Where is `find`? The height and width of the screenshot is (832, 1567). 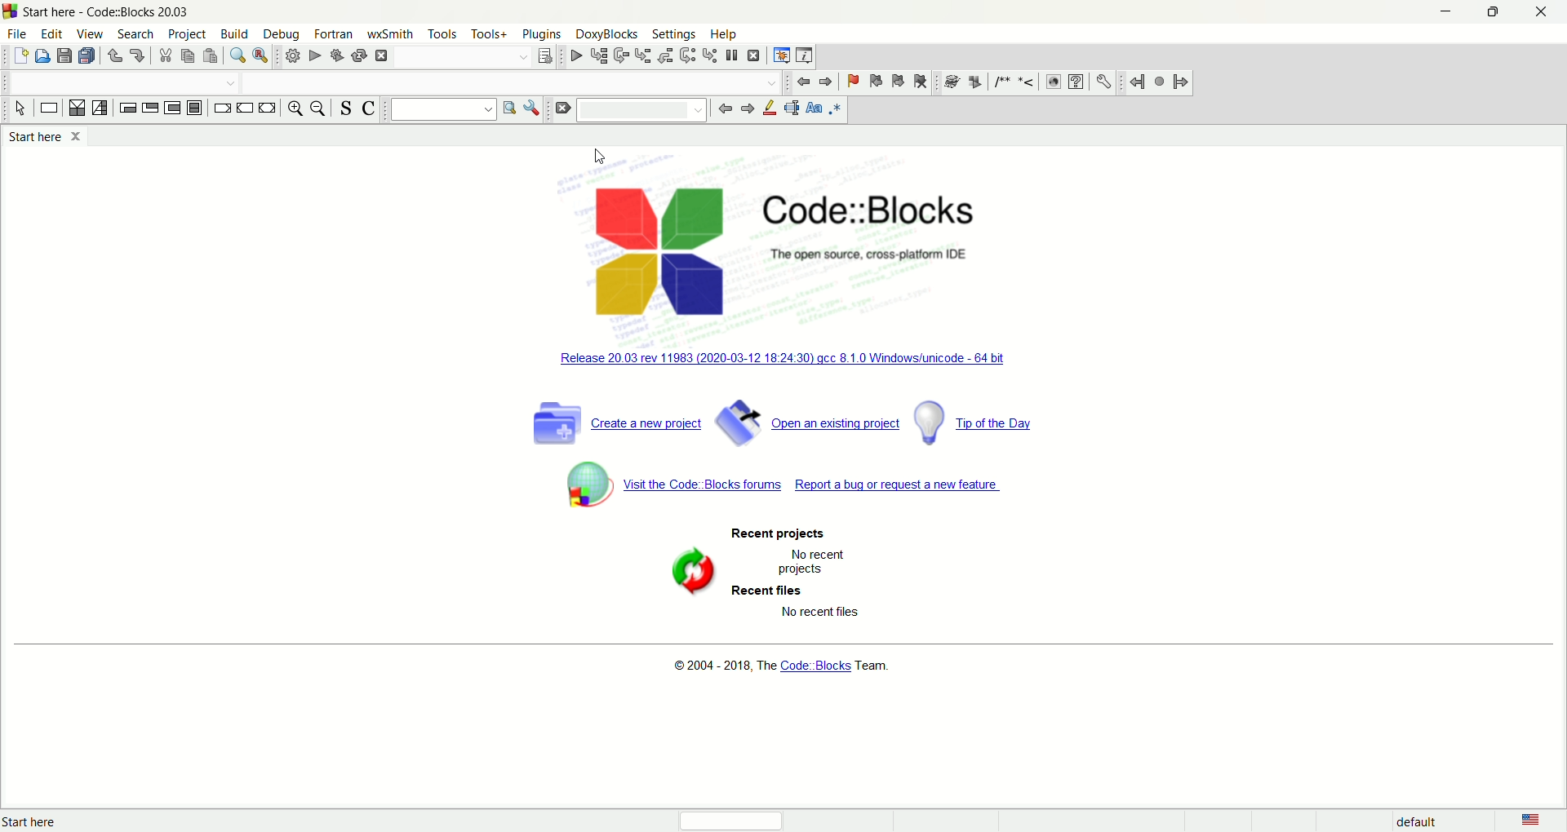 find is located at coordinates (237, 55).